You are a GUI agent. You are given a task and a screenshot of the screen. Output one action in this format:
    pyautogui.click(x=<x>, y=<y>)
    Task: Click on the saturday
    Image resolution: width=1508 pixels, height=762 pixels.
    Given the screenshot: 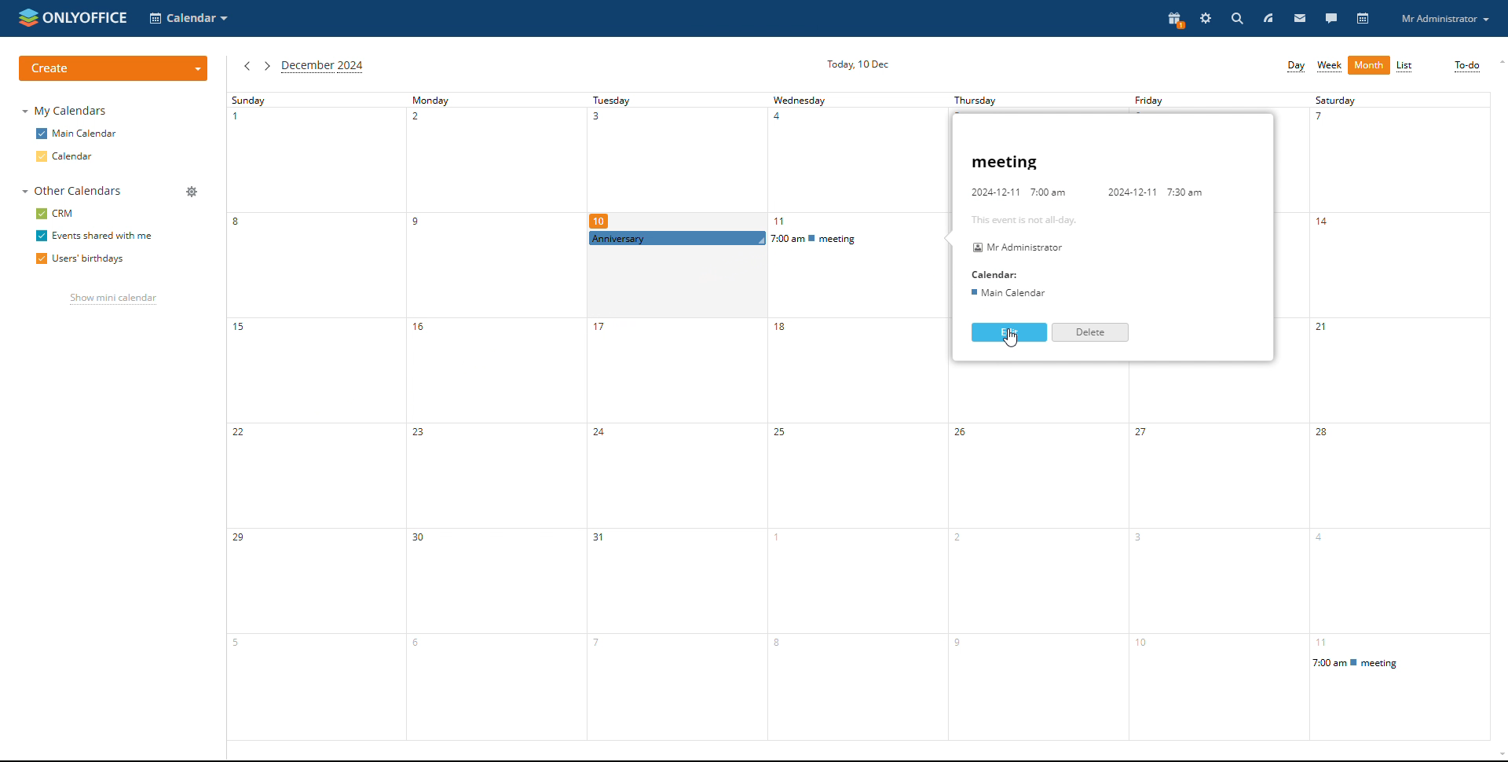 What is the action you would take?
    pyautogui.click(x=1404, y=413)
    